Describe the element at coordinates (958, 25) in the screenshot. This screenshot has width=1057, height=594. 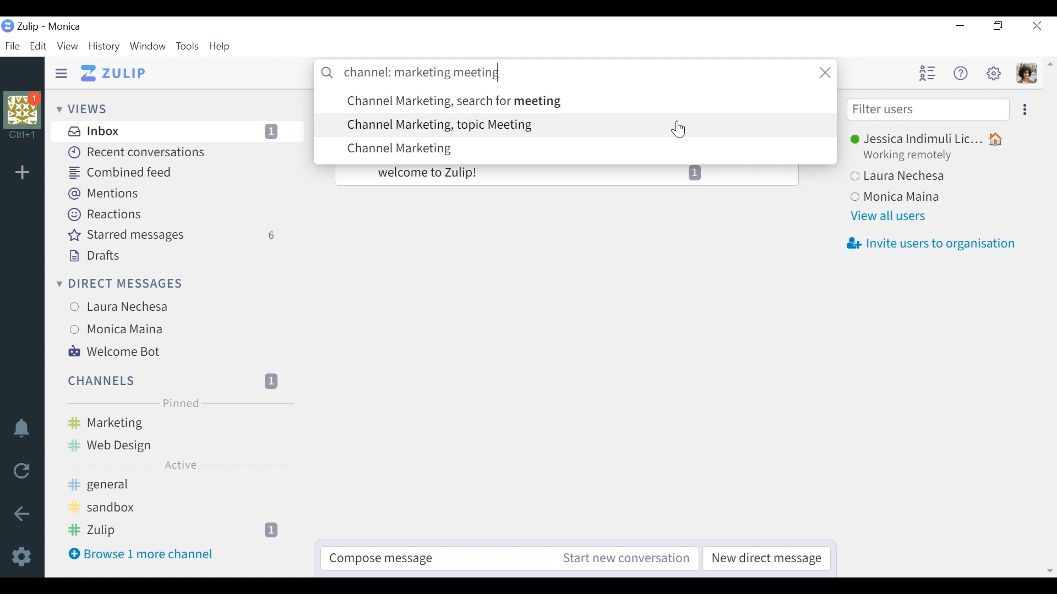
I see `minimize` at that location.